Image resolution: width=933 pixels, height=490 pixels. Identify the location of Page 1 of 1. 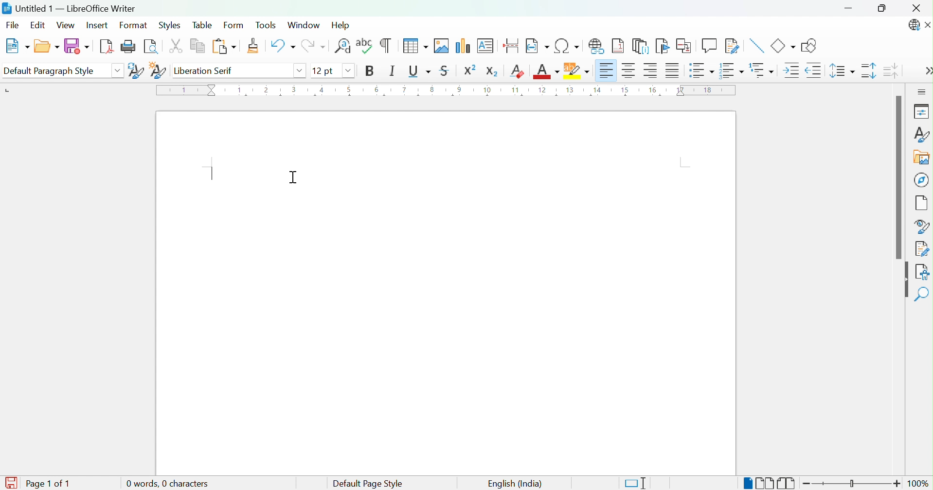
(47, 483).